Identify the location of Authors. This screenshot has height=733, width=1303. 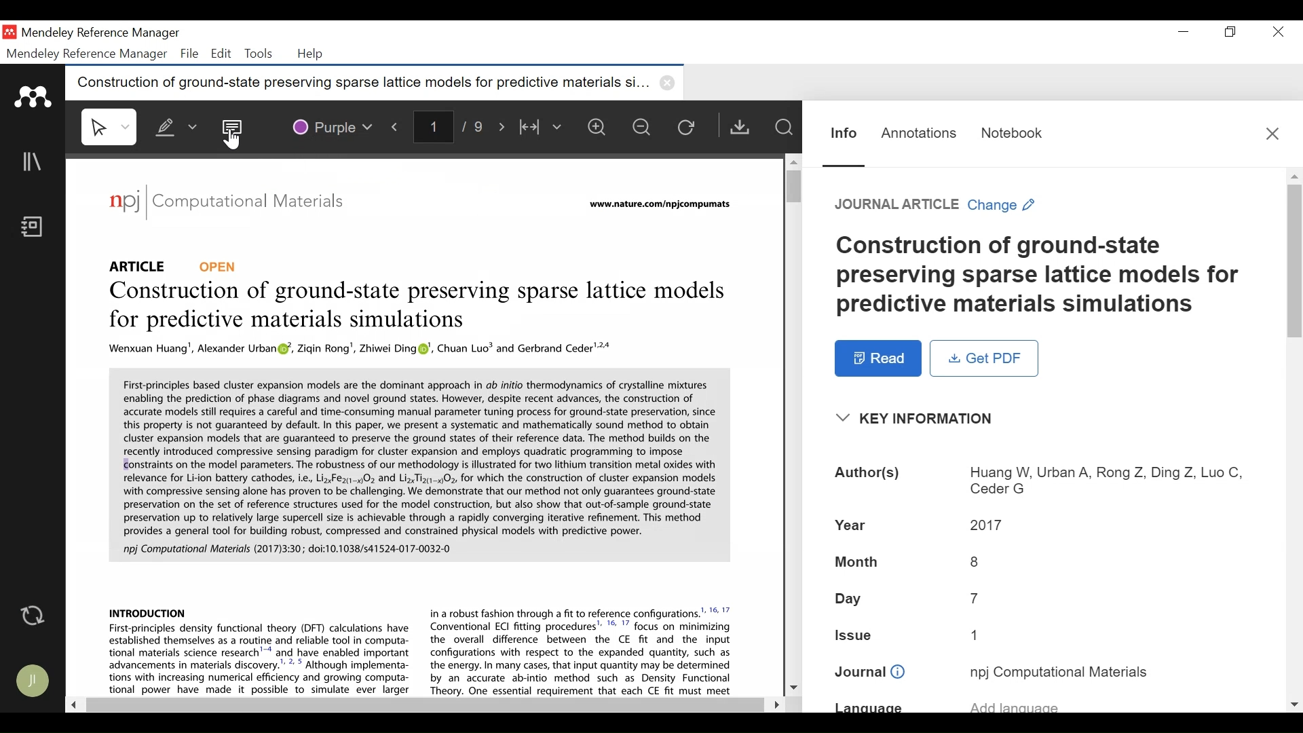
(1044, 480).